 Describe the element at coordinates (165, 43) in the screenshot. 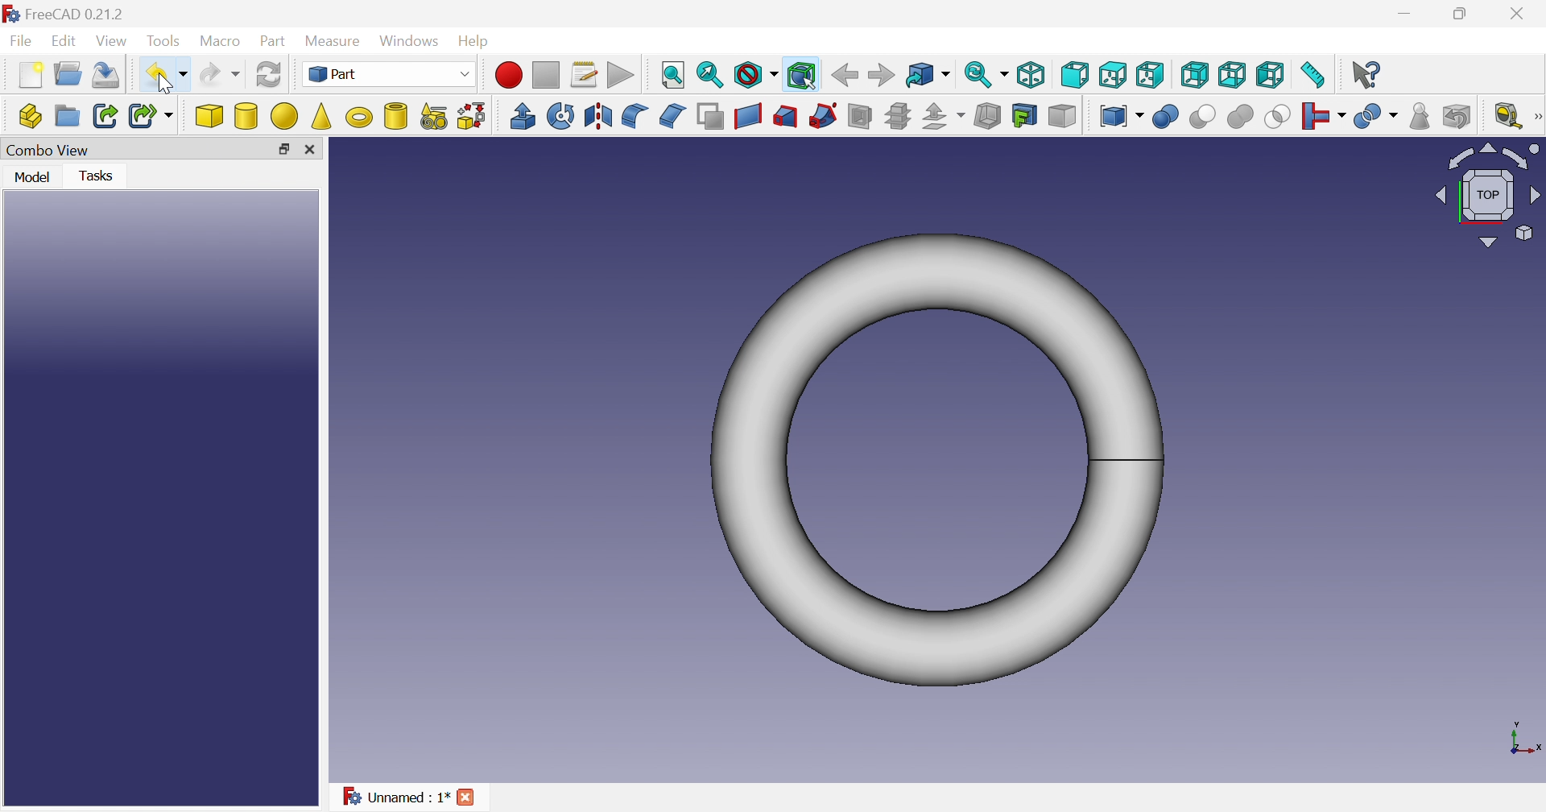

I see `Tools` at that location.